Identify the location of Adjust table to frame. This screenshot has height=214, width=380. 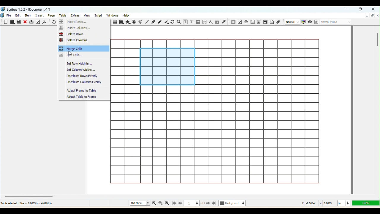
(83, 96).